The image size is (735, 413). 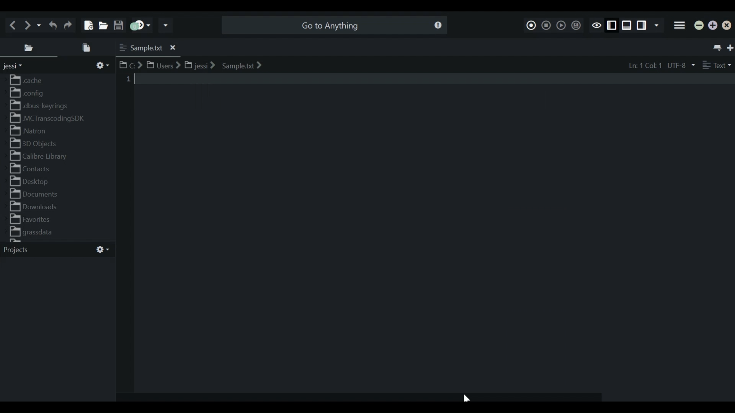 What do you see at coordinates (425, 229) in the screenshot?
I see `interface` at bounding box center [425, 229].